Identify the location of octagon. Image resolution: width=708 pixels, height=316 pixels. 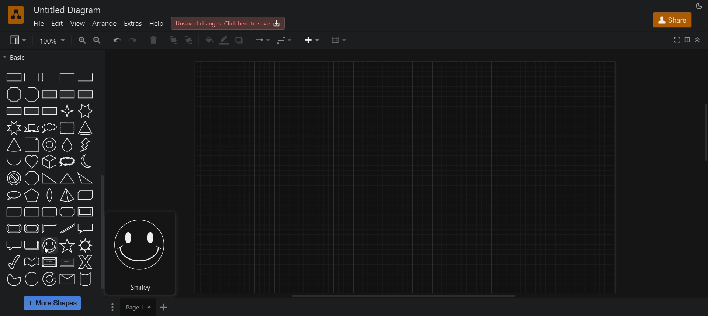
(31, 179).